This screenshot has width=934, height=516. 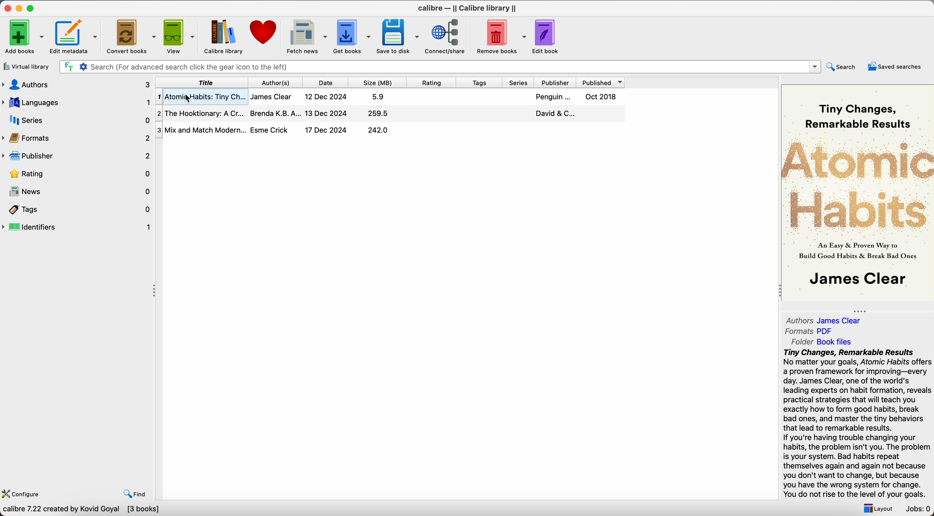 What do you see at coordinates (79, 174) in the screenshot?
I see `rating` at bounding box center [79, 174].